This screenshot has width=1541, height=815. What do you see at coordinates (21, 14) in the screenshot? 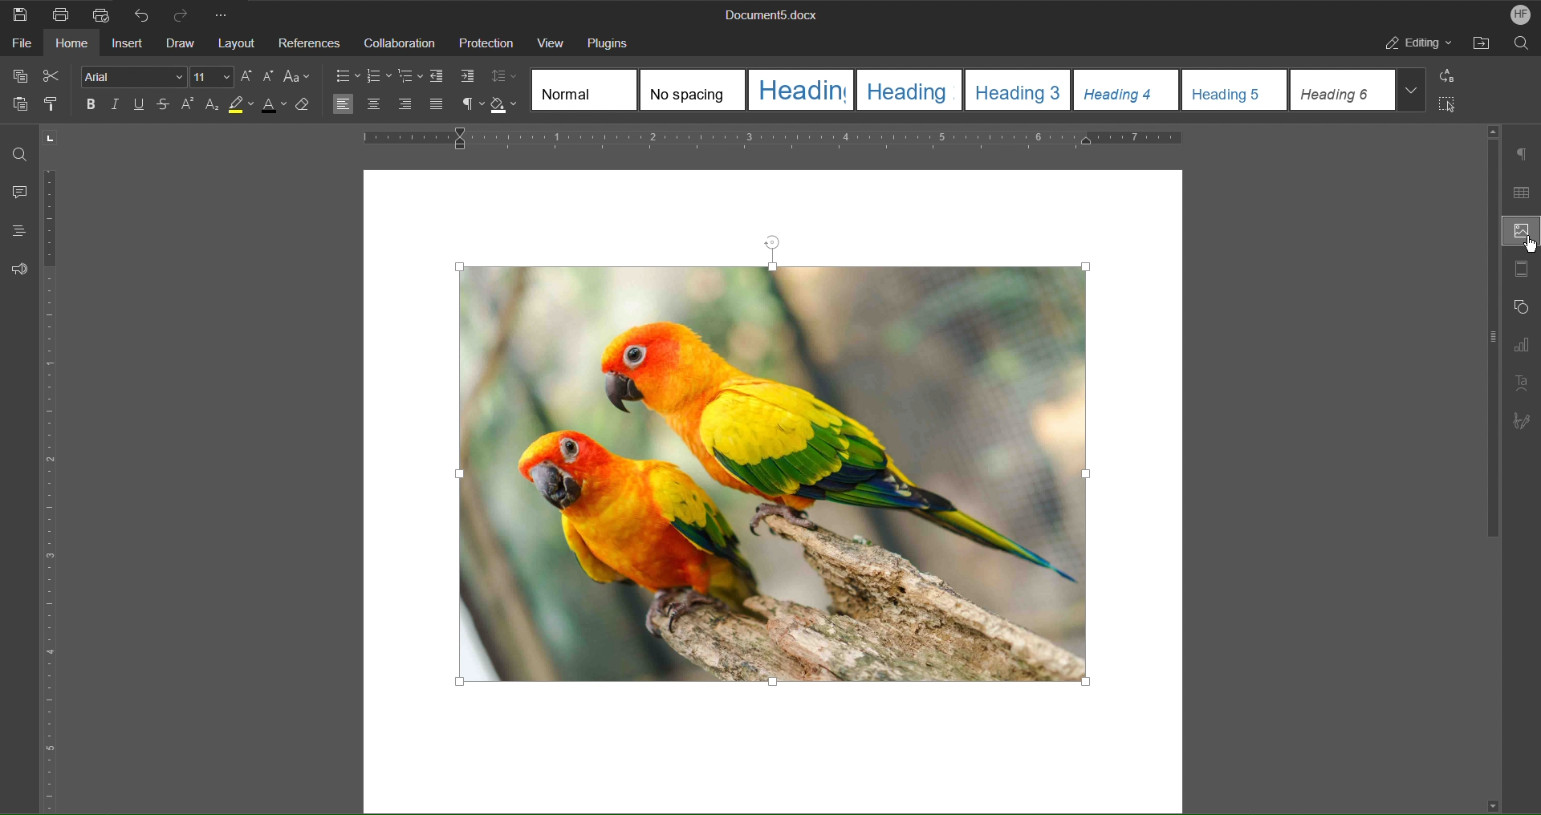
I see `Save` at bounding box center [21, 14].